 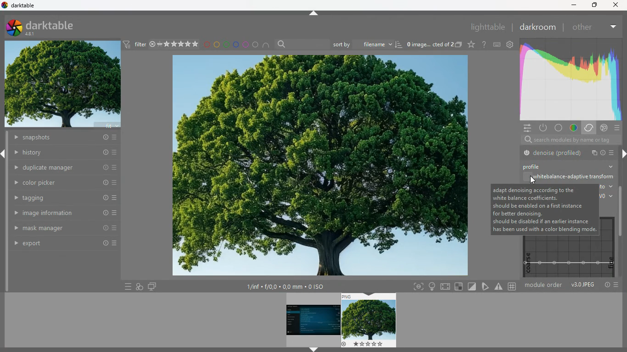 What do you see at coordinates (61, 226) in the screenshot?
I see `mask manager` at bounding box center [61, 226].